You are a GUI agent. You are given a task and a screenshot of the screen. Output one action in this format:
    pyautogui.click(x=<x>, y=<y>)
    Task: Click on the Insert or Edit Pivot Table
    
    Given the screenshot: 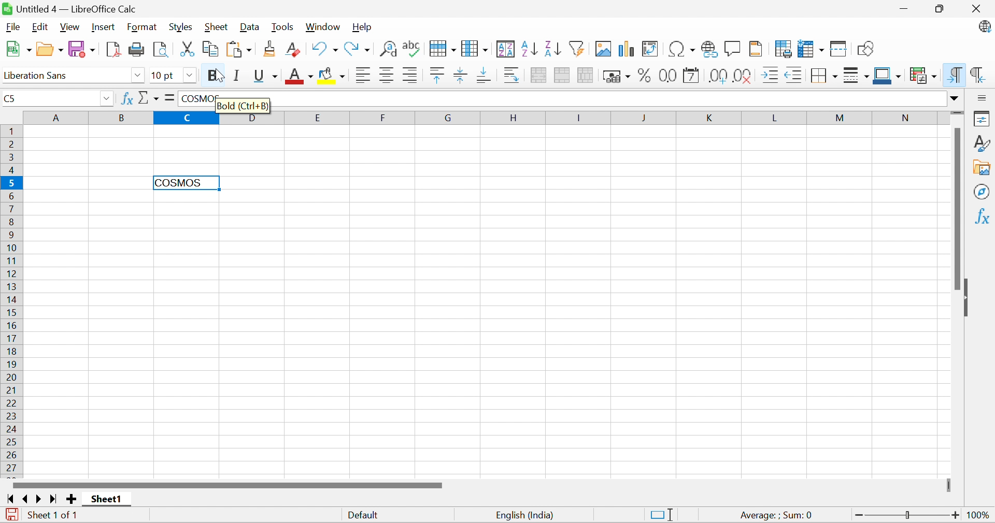 What is the action you would take?
    pyautogui.click(x=652, y=49)
    